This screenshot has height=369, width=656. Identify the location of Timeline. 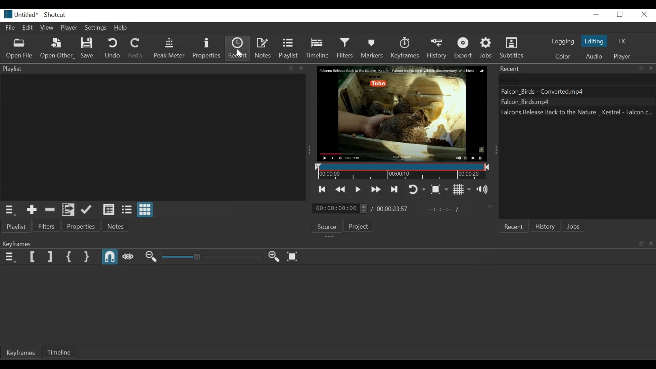
(317, 49).